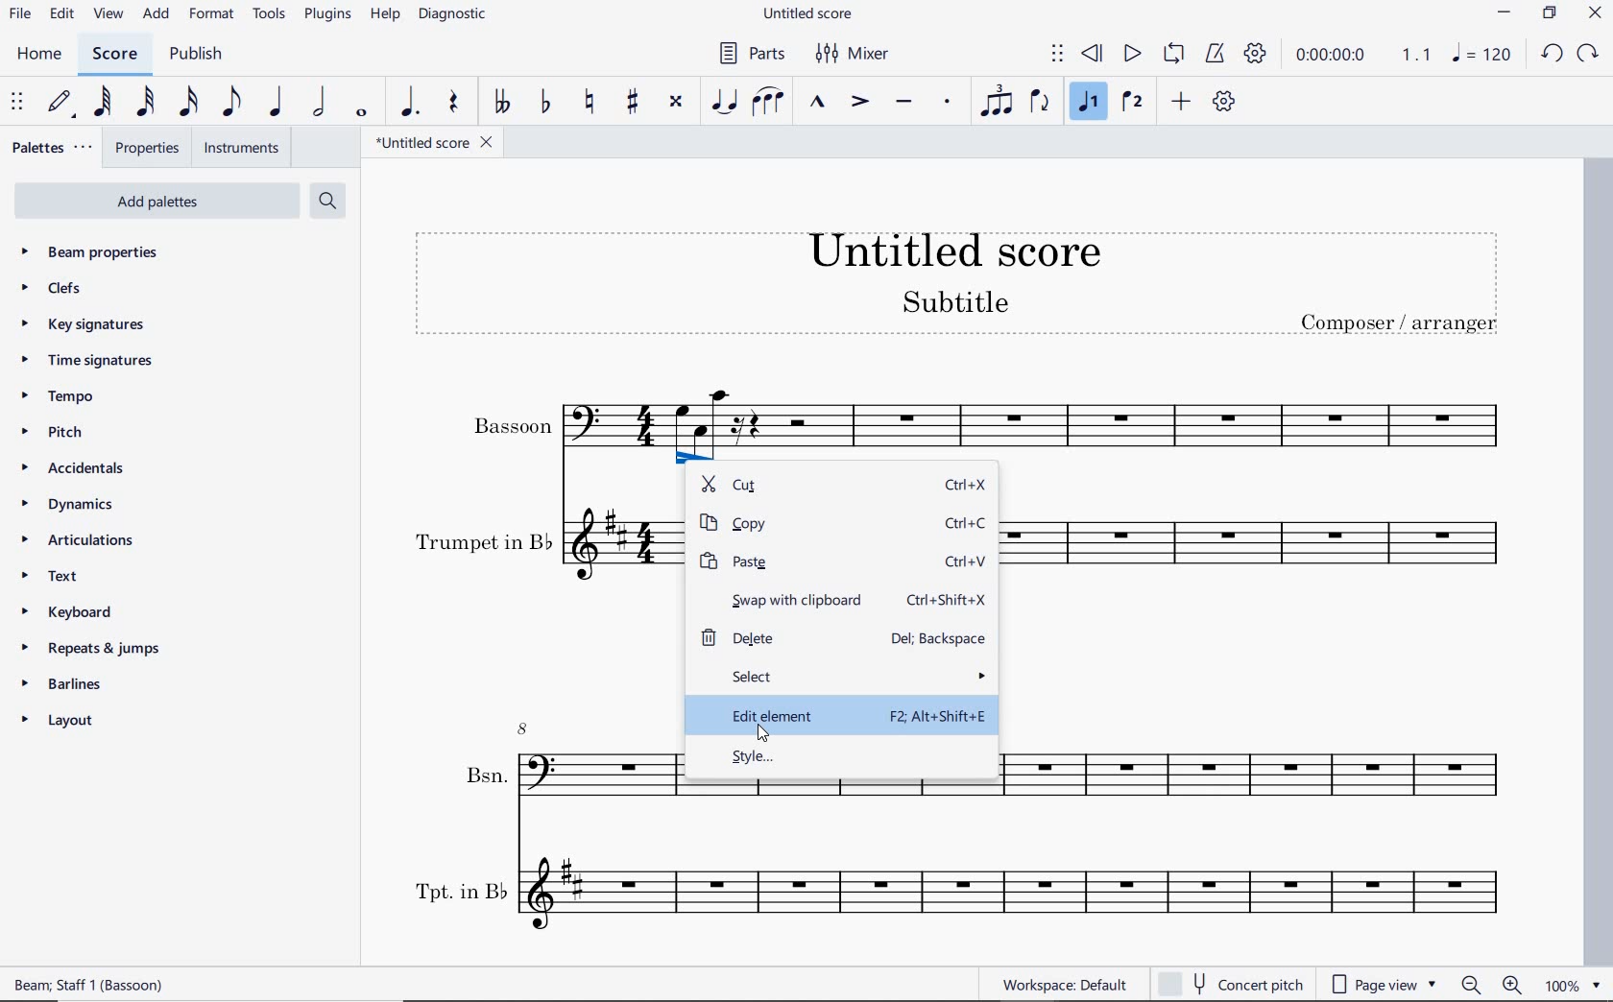 The width and height of the screenshot is (1613, 1002). Describe the element at coordinates (1482, 55) in the screenshot. I see `NOTE` at that location.